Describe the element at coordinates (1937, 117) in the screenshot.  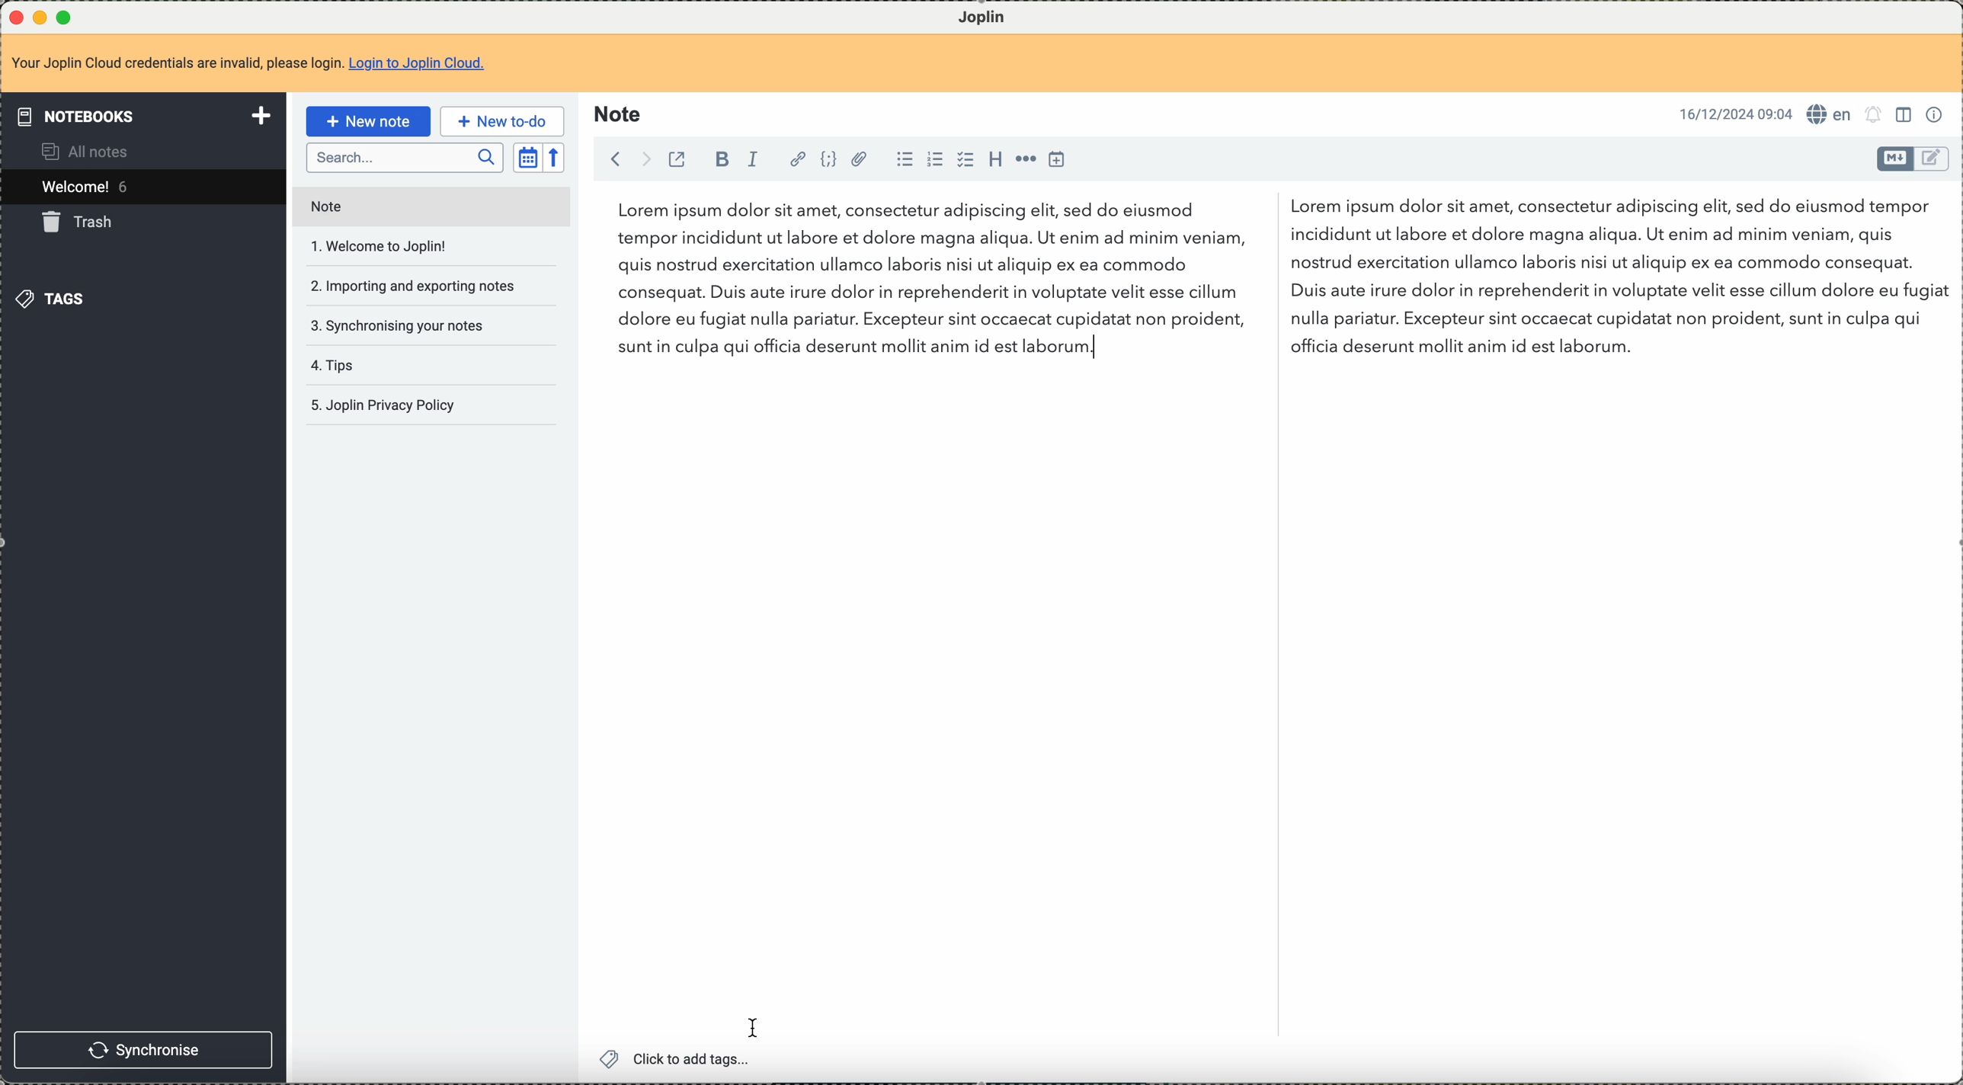
I see `note properties` at that location.